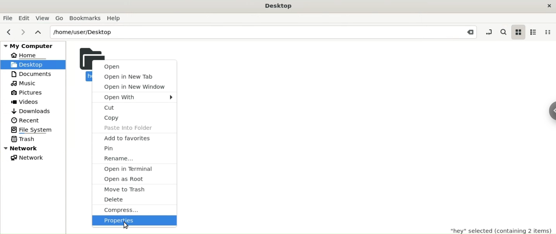 Image resolution: width=556 pixels, height=234 pixels. I want to click on open with, so click(133, 97).